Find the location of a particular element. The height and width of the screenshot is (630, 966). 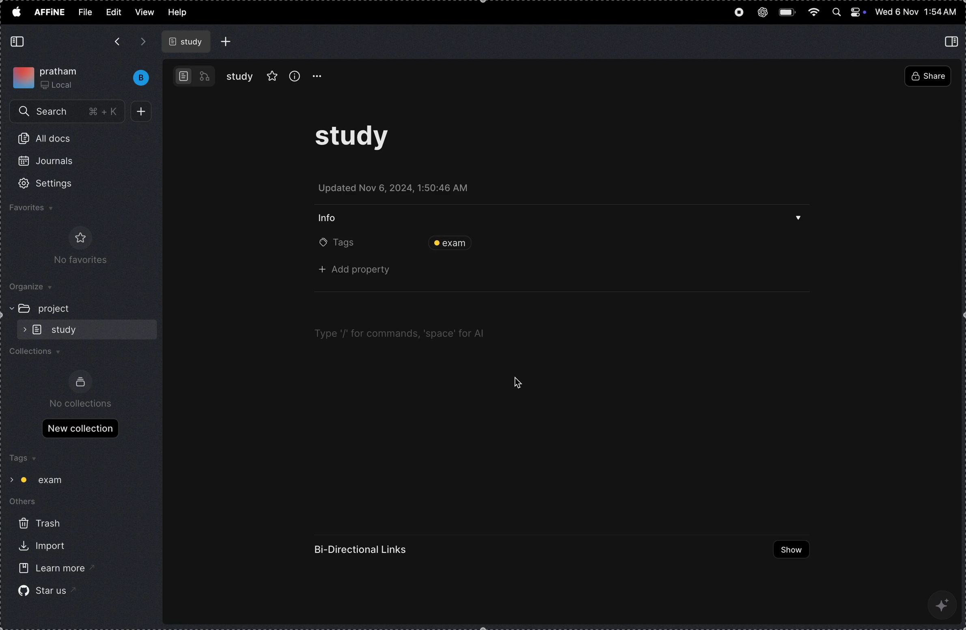

journals is located at coordinates (52, 164).